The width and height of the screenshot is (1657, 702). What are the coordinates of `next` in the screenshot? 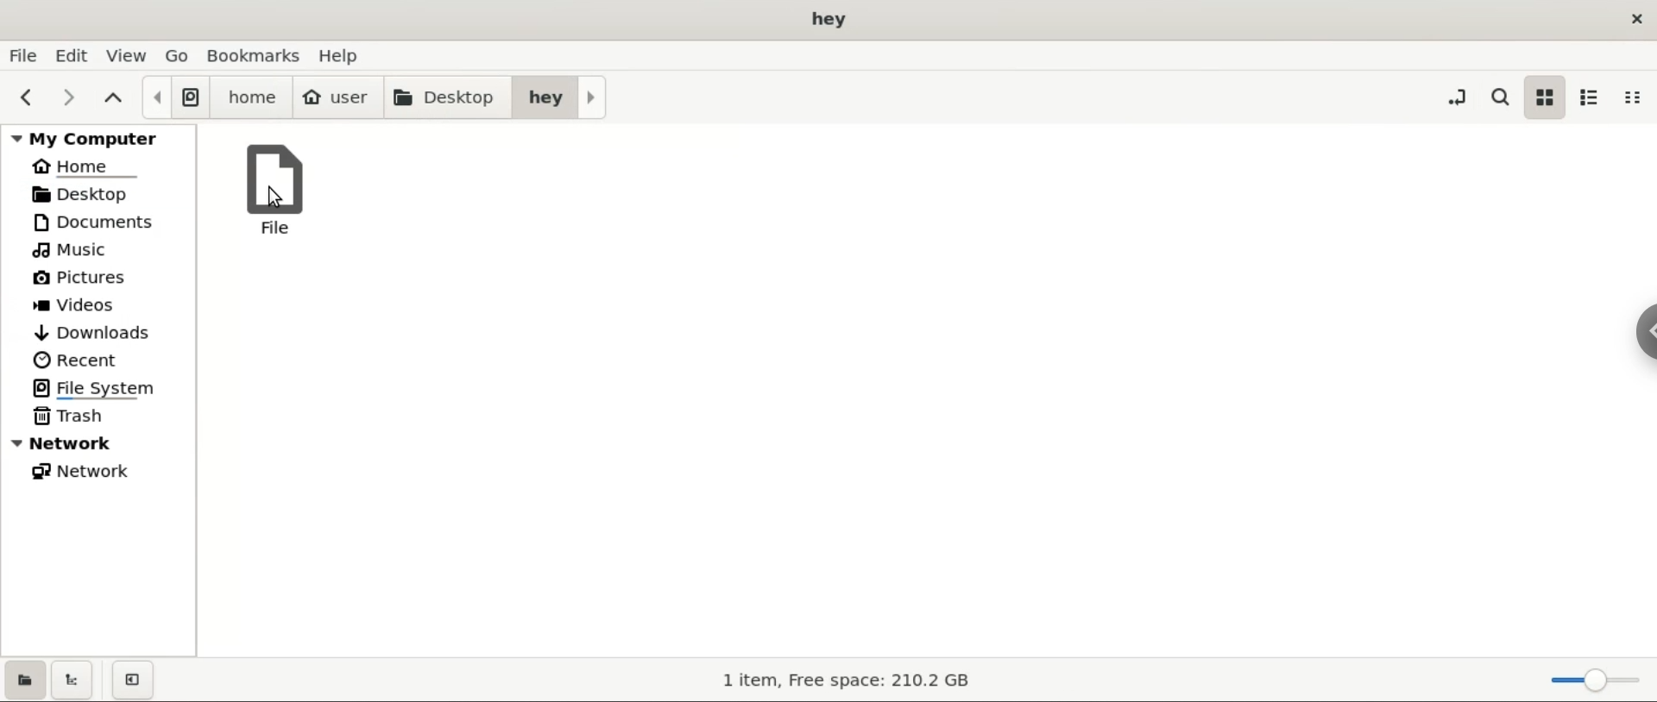 It's located at (71, 97).